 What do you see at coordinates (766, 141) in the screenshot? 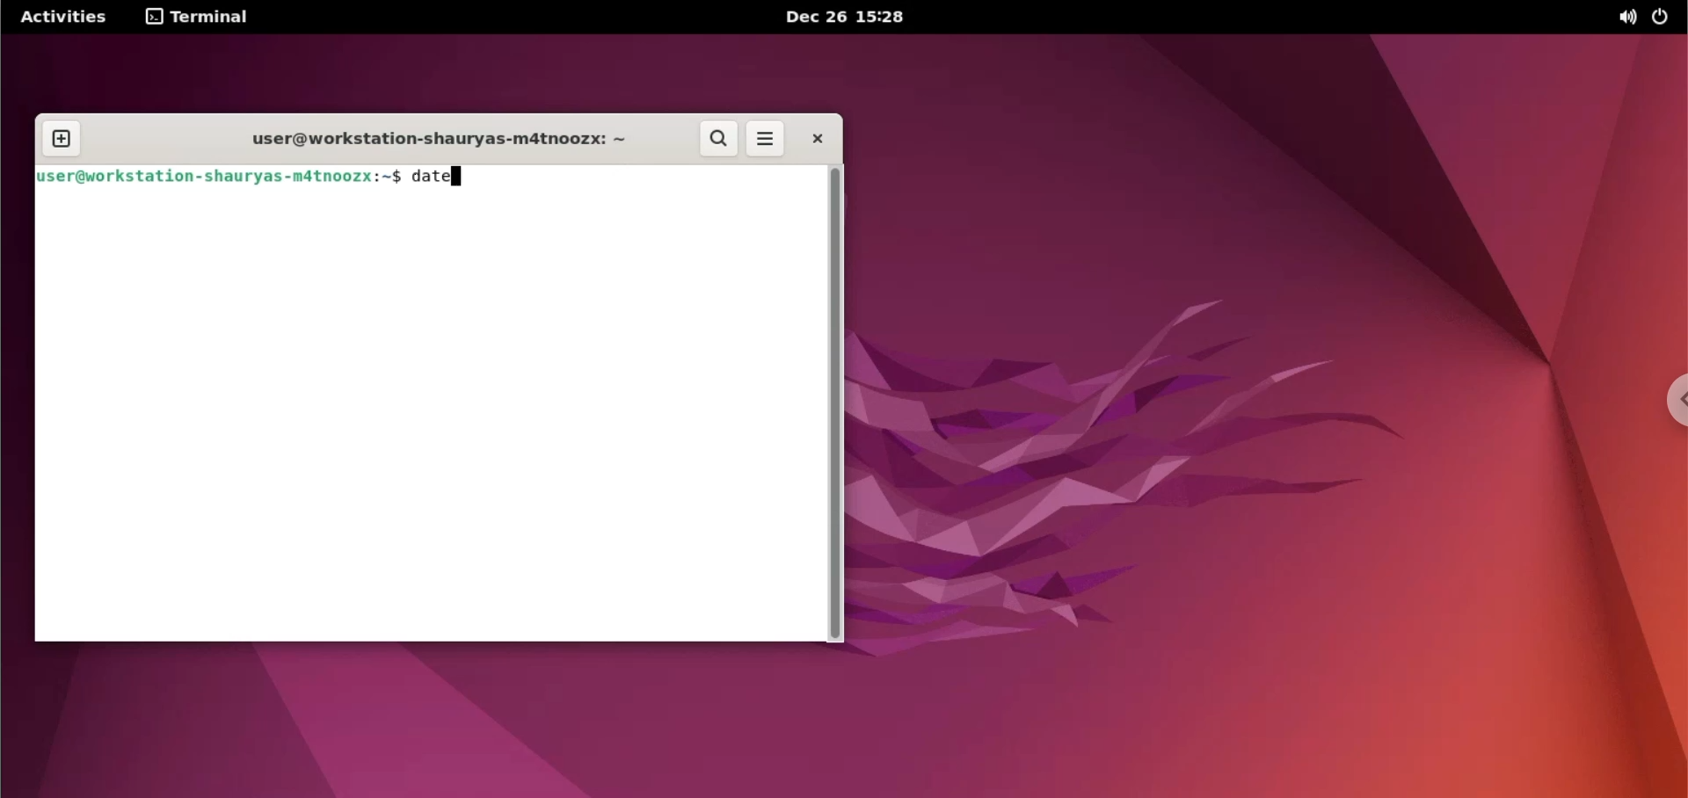
I see `more options` at bounding box center [766, 141].